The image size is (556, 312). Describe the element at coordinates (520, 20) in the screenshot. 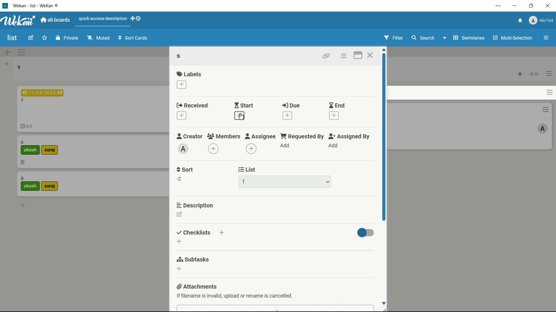

I see `notifications` at that location.